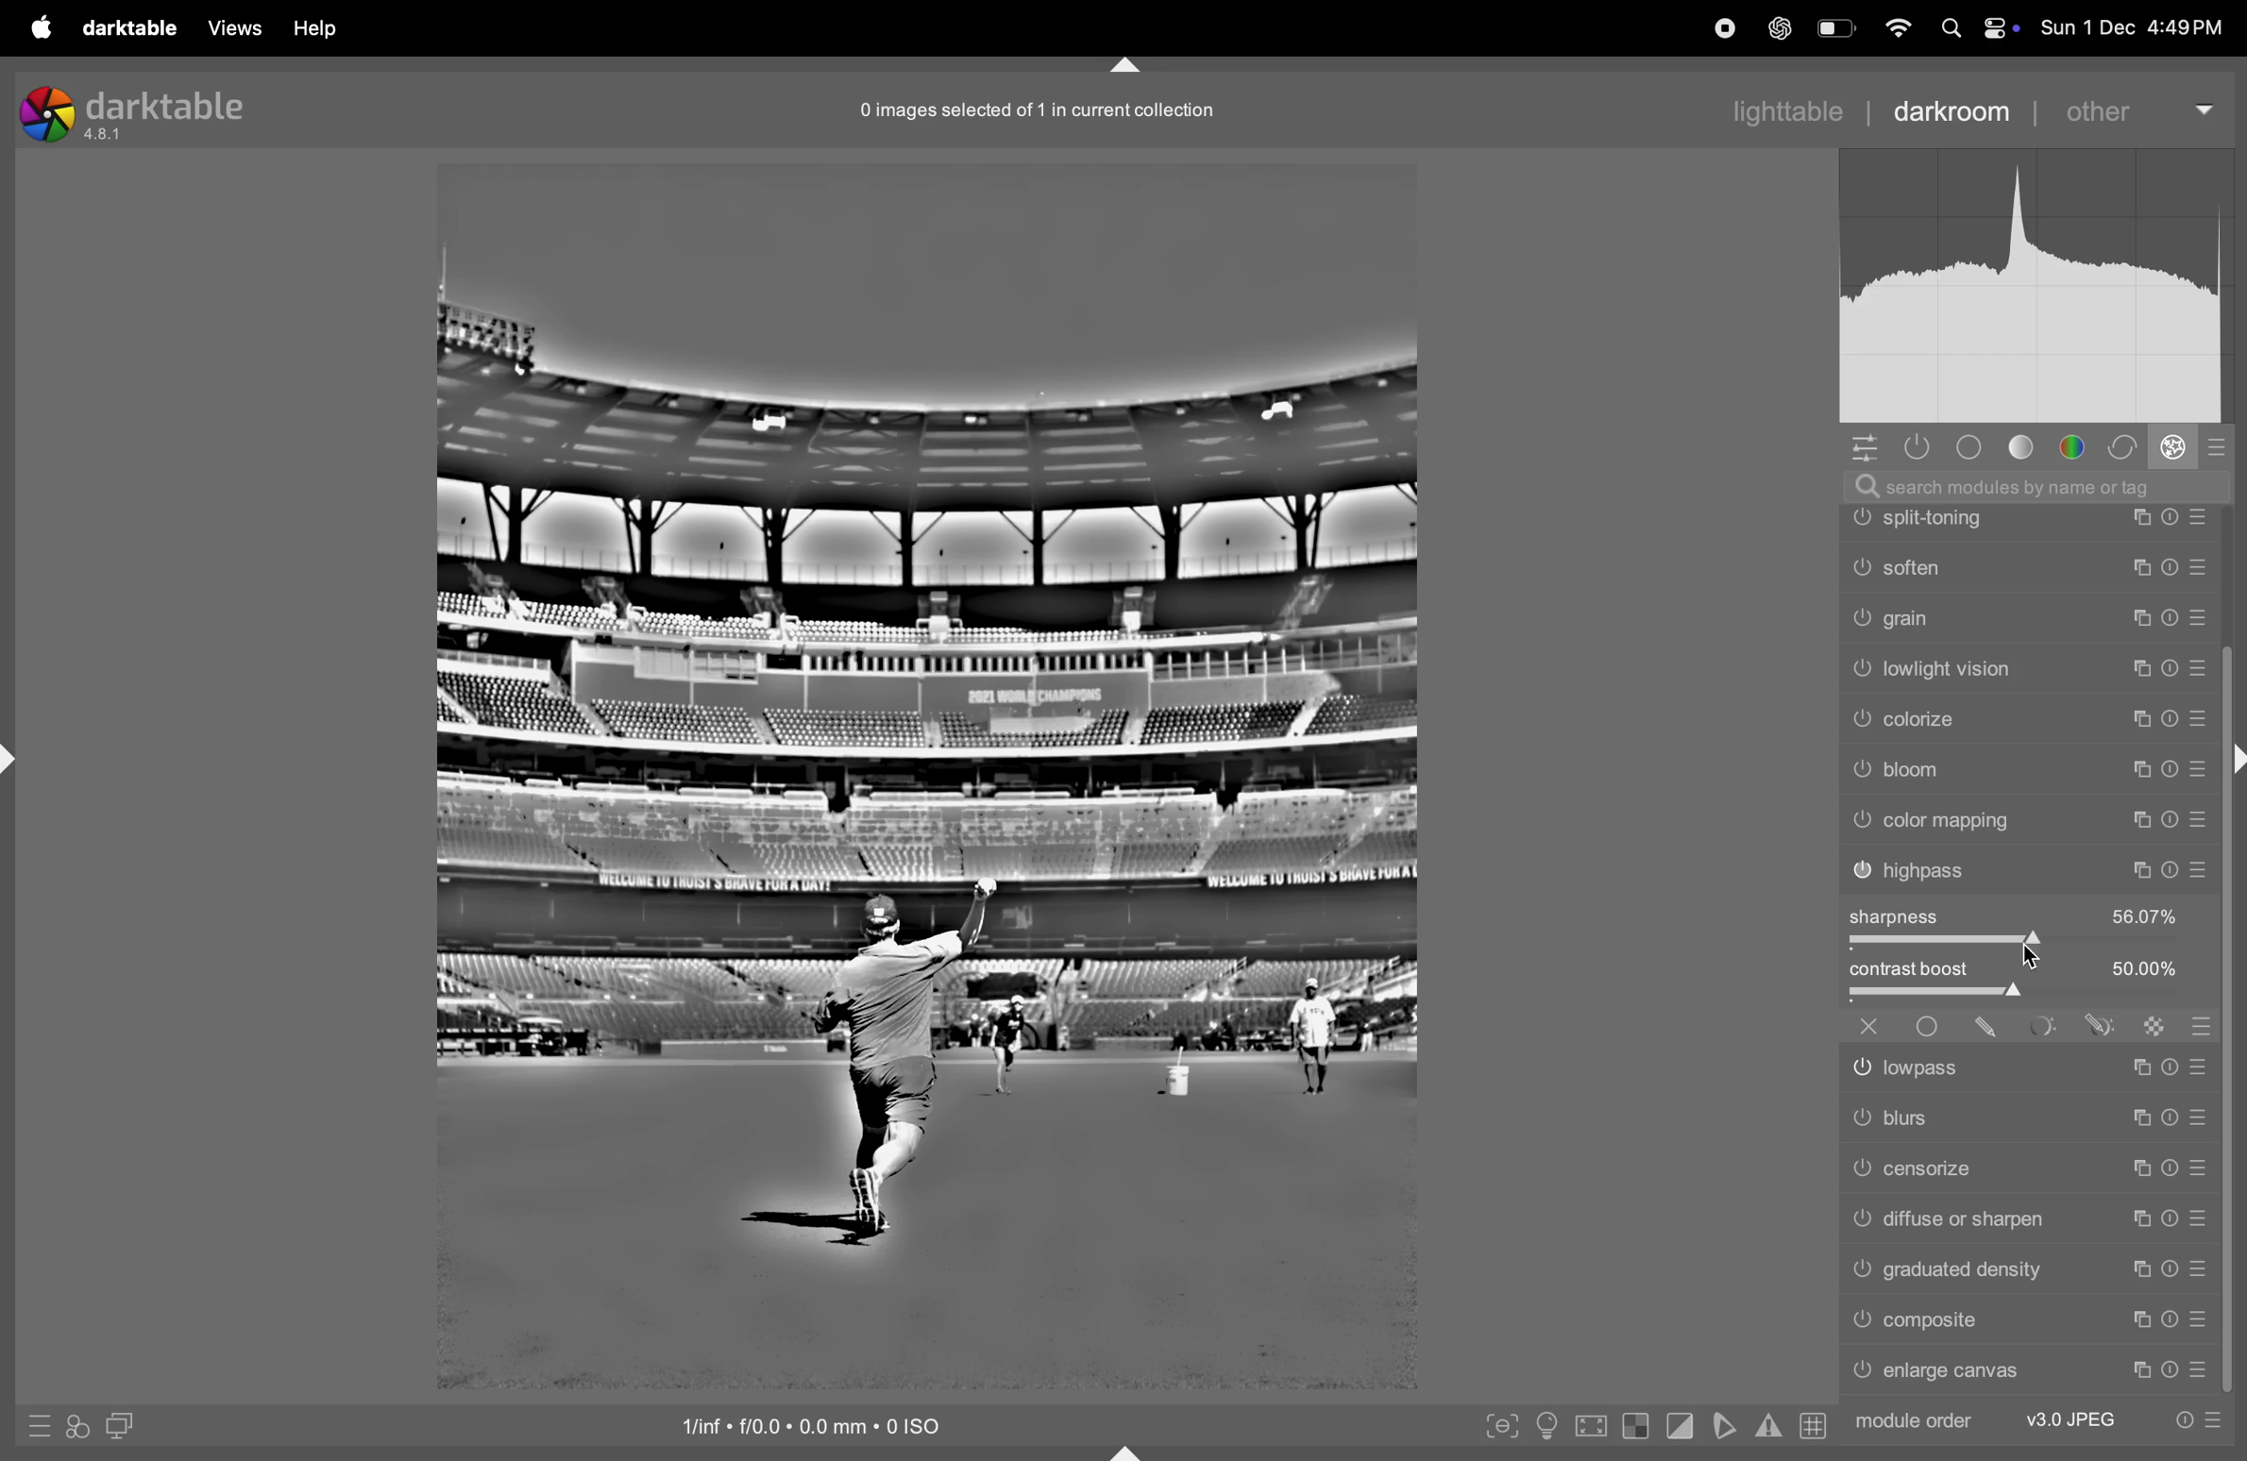  What do you see at coordinates (1649, 30) in the screenshot?
I see `record` at bounding box center [1649, 30].